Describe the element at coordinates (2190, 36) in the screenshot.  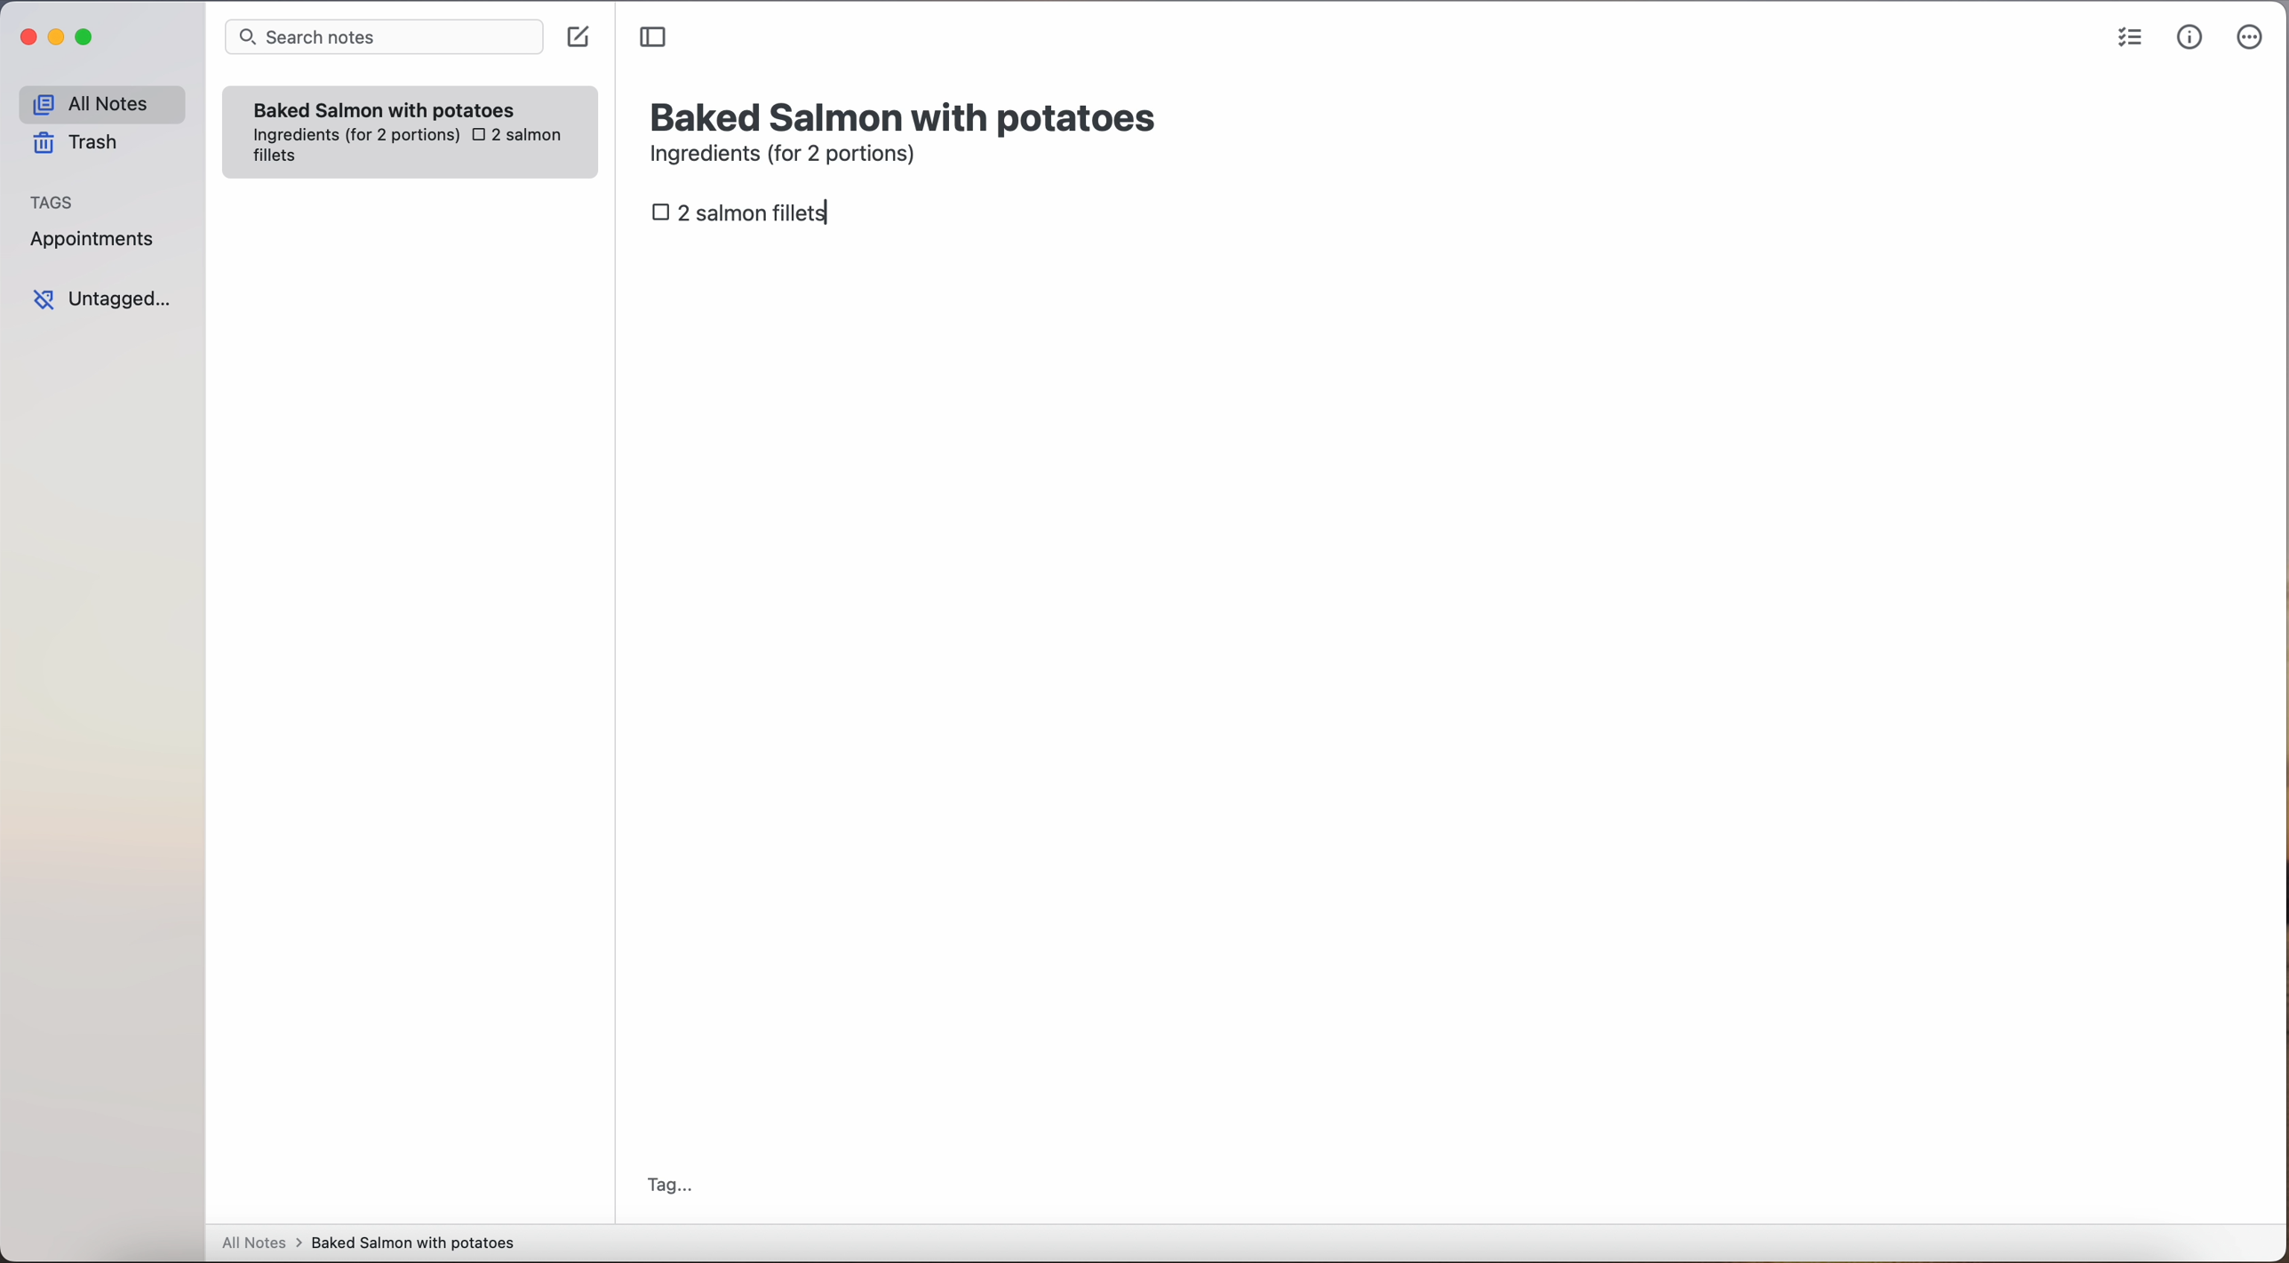
I see `metrics` at that location.